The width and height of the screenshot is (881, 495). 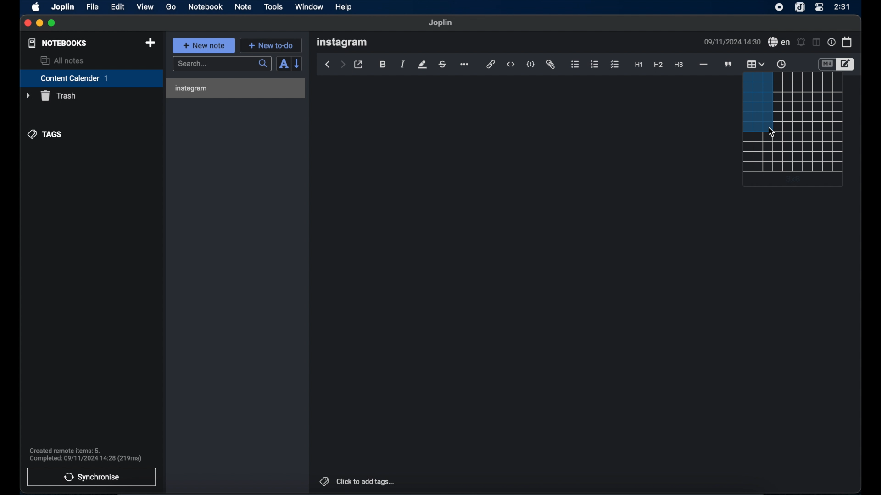 What do you see at coordinates (91, 477) in the screenshot?
I see `synchronise` at bounding box center [91, 477].